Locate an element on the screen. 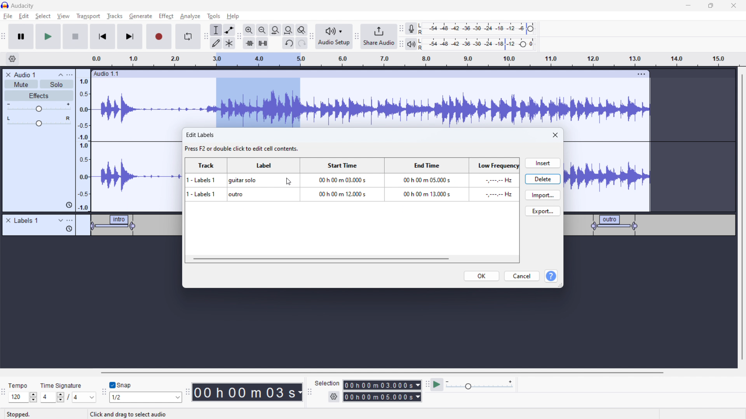 This screenshot has width=746, height=419. end time is located at coordinates (425, 187).